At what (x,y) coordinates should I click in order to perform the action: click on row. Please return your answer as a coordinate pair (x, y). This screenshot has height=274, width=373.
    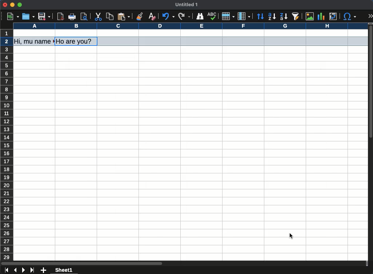
    Looking at the image, I should click on (6, 145).